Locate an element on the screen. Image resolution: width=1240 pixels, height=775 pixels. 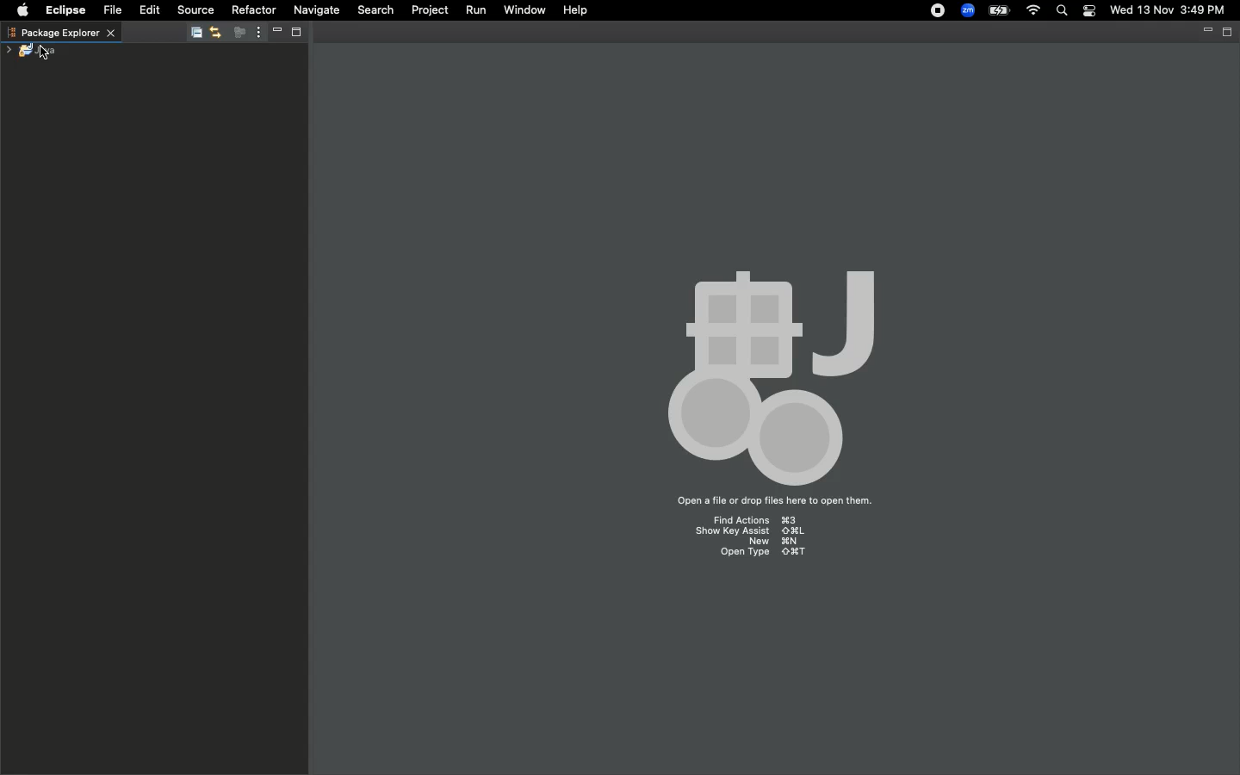
View menu is located at coordinates (257, 33).